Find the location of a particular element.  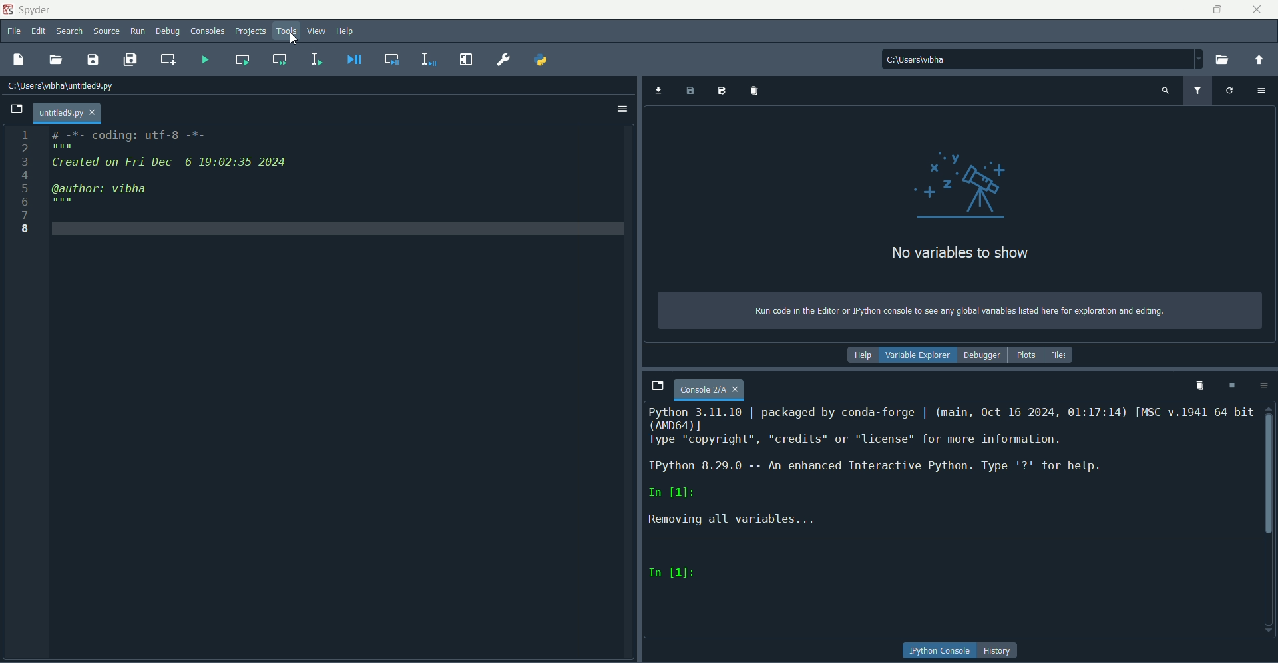

open file is located at coordinates (57, 60).